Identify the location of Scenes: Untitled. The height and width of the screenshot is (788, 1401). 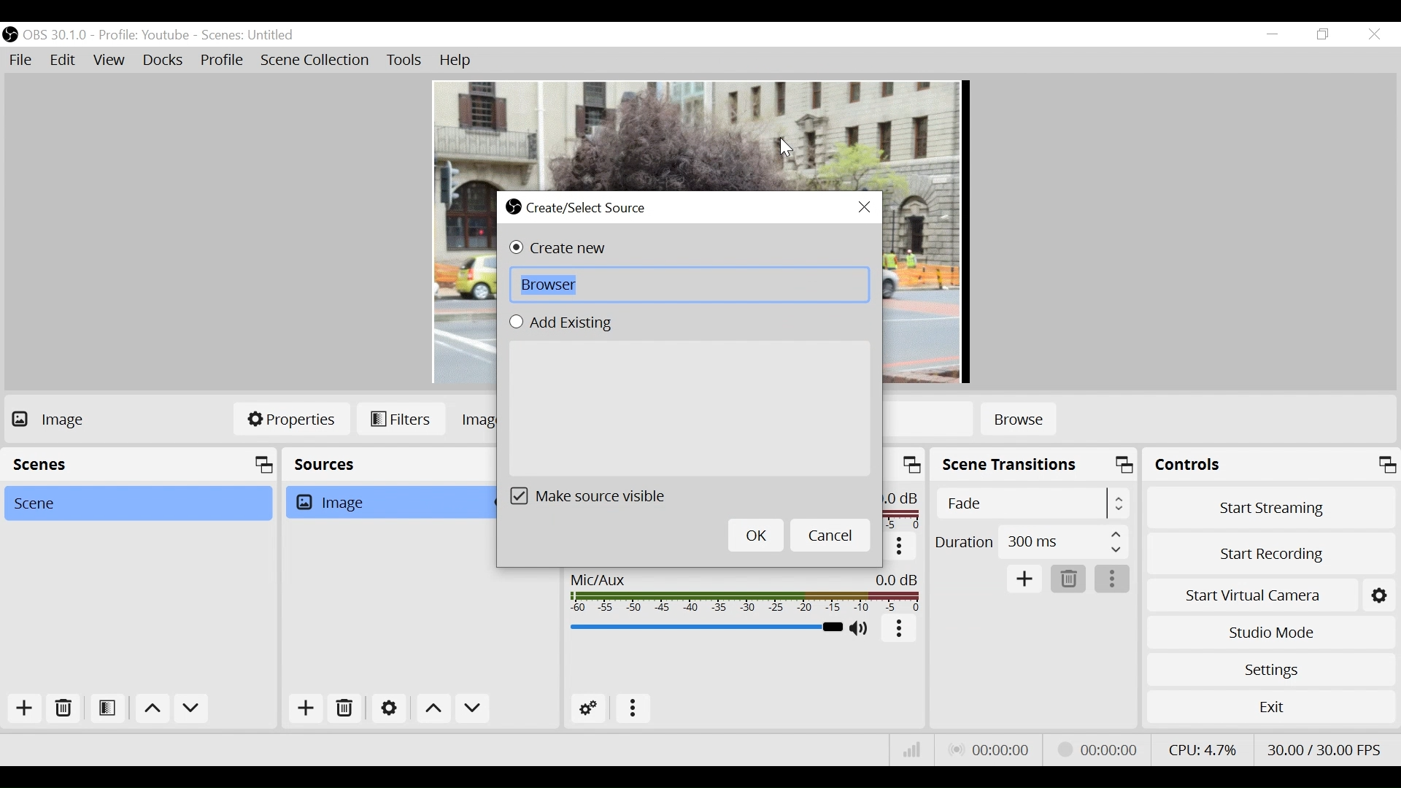
(251, 36).